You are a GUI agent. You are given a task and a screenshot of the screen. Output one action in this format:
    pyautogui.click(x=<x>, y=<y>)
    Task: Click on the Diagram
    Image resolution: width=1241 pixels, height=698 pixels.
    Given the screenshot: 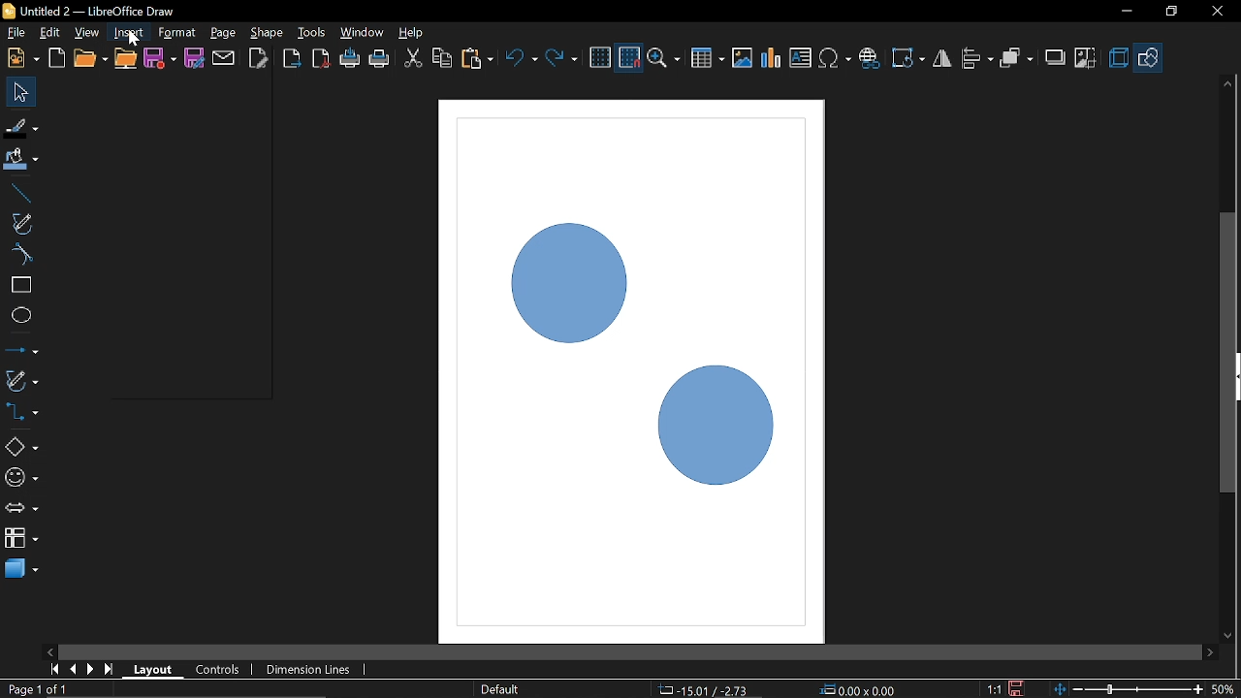 What is the action you would take?
    pyautogui.click(x=615, y=333)
    